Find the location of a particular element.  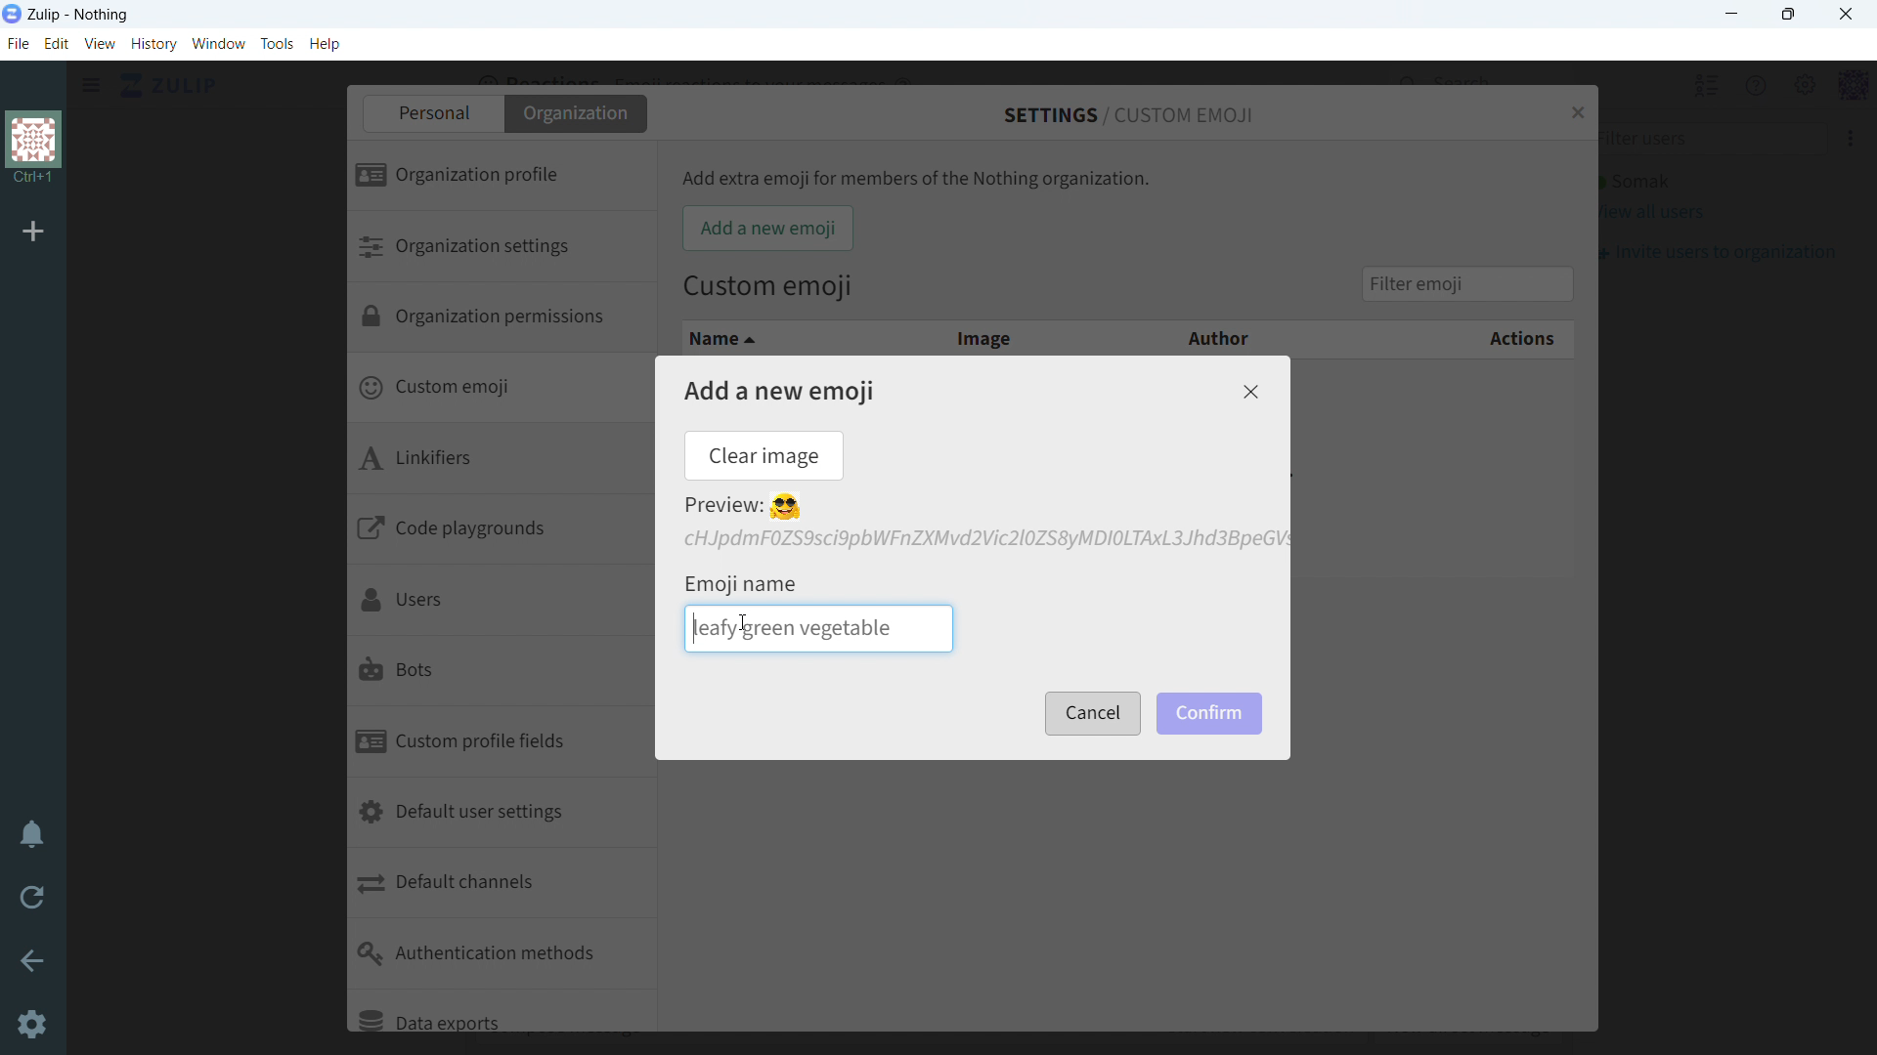

file added is located at coordinates (982, 539).